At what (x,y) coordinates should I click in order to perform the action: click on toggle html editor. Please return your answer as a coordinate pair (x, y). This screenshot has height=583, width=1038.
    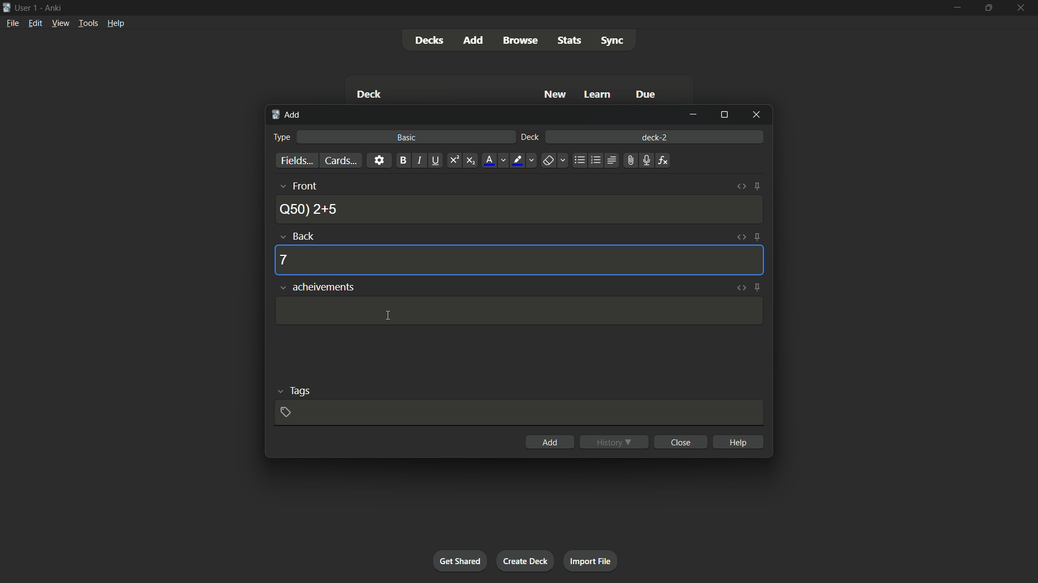
    Looking at the image, I should click on (740, 187).